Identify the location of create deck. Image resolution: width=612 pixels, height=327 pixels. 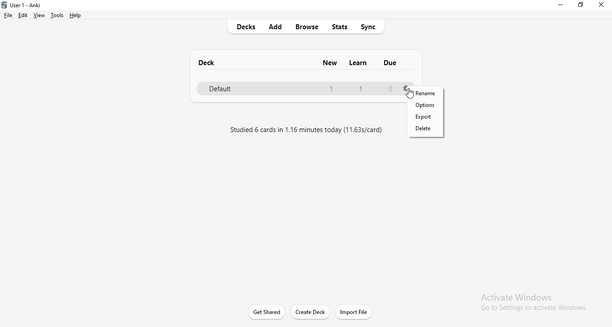
(315, 311).